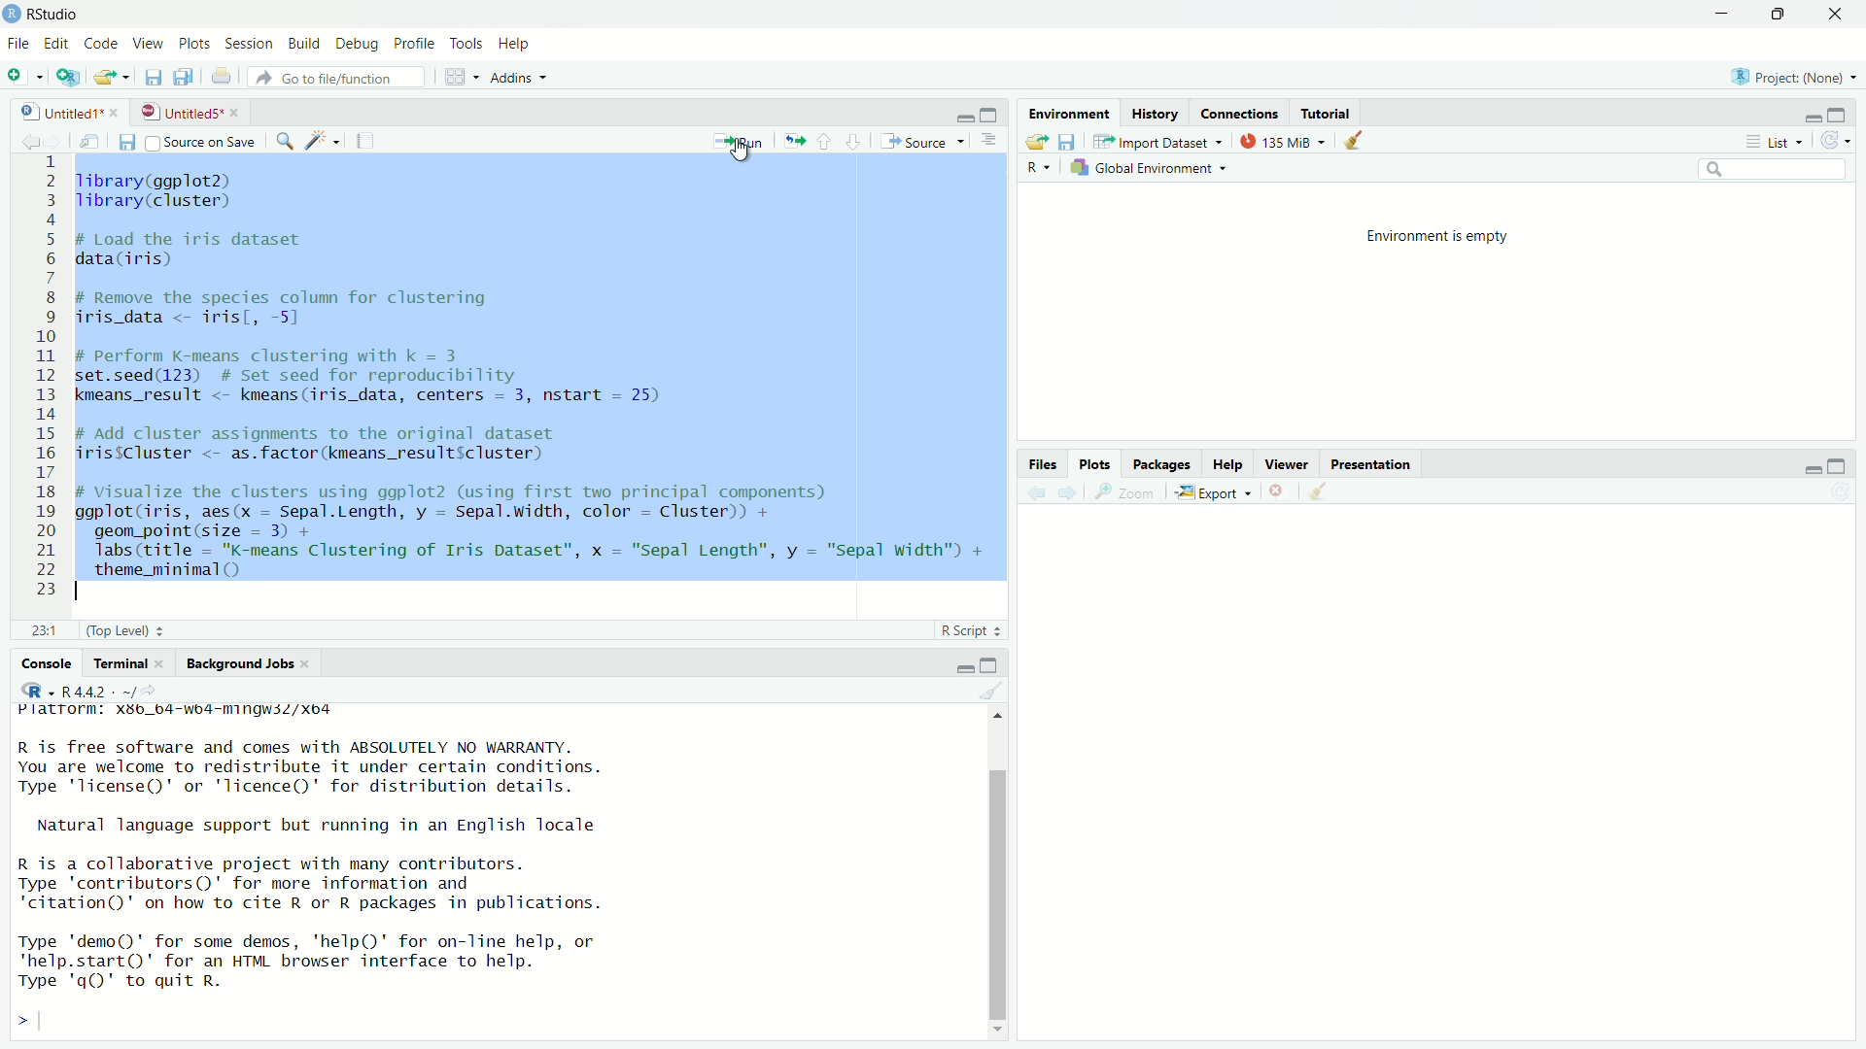  Describe the element at coordinates (468, 43) in the screenshot. I see `tools` at that location.